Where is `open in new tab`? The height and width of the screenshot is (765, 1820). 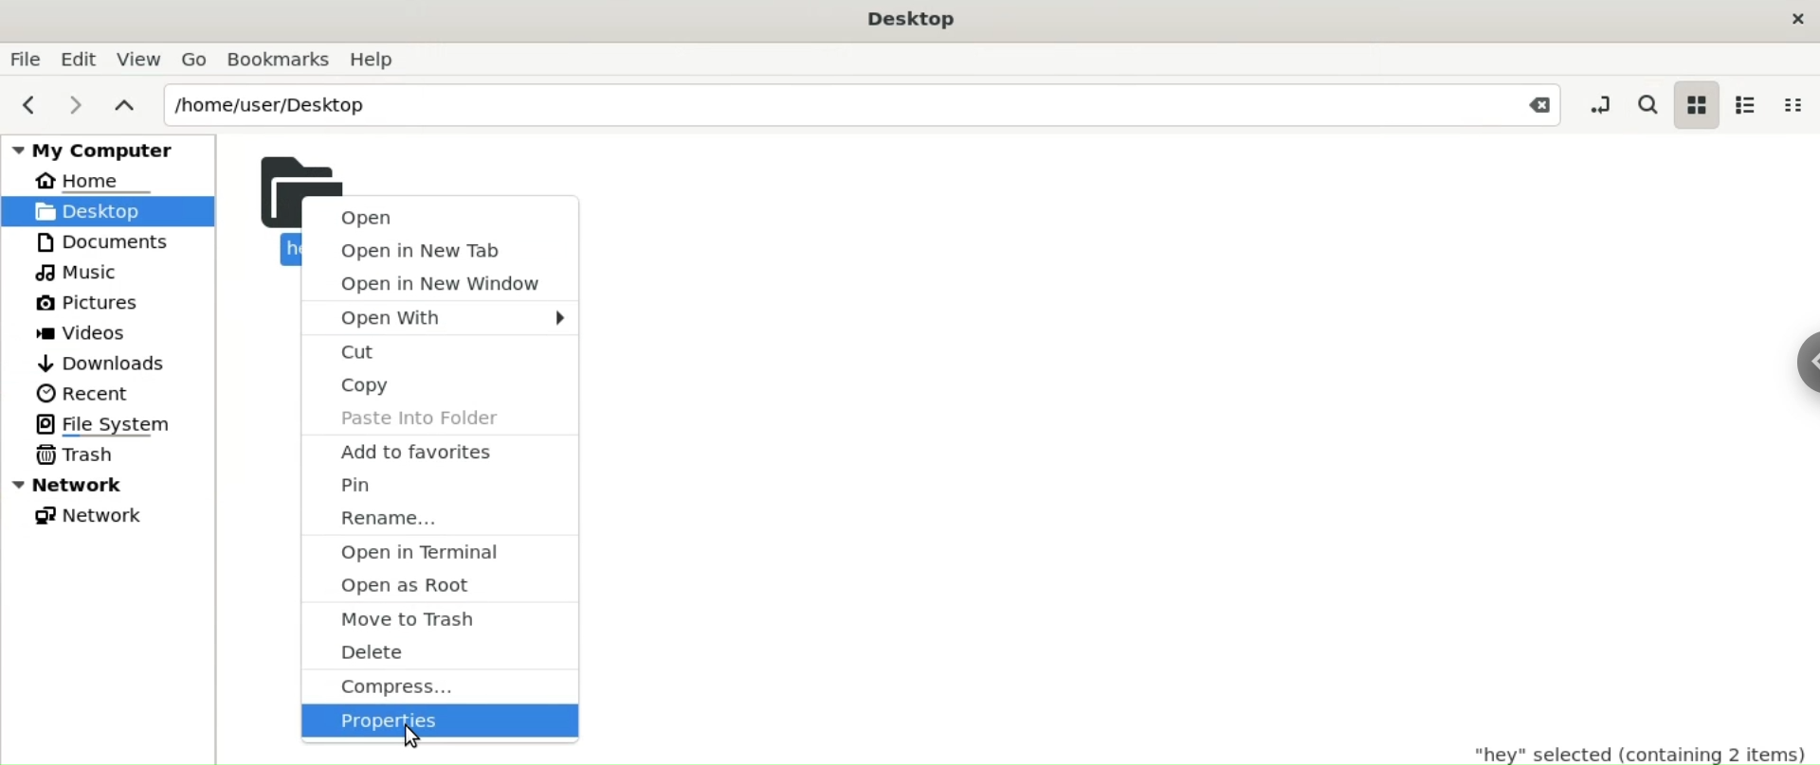
open in new tab is located at coordinates (441, 284).